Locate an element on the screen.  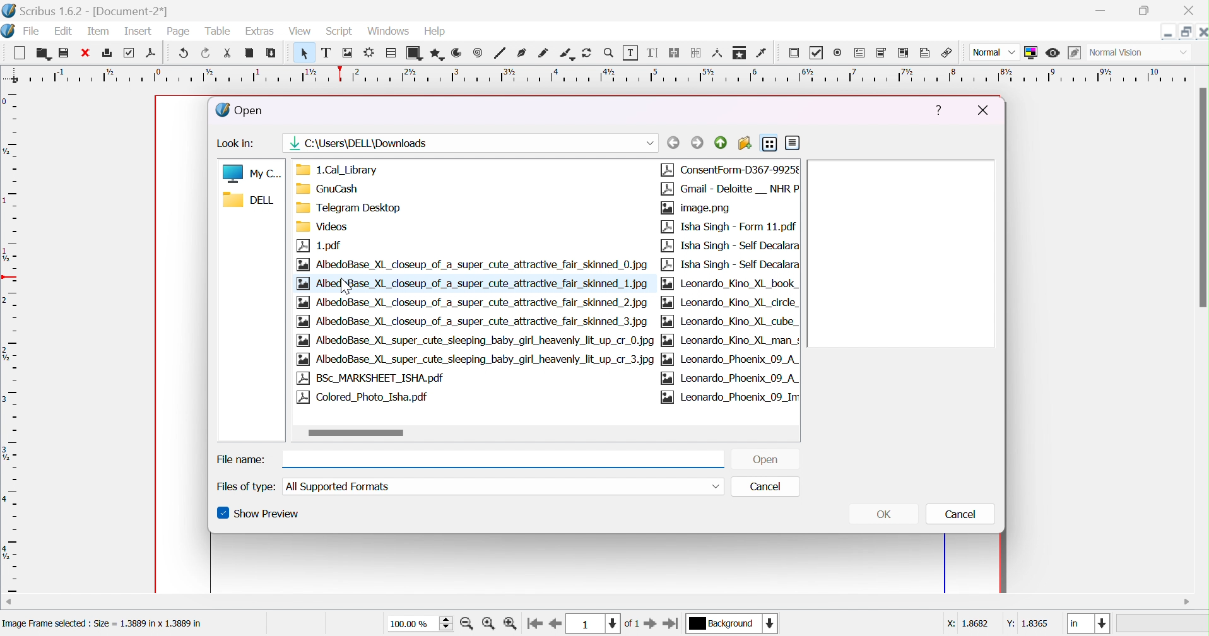
go to previous page is located at coordinates (554, 625).